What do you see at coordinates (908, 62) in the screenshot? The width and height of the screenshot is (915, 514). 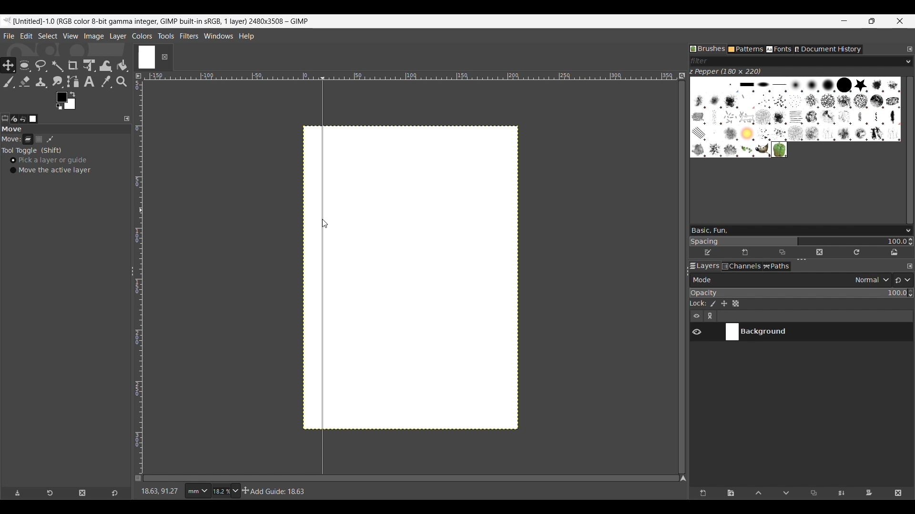 I see `Brush filter options` at bounding box center [908, 62].